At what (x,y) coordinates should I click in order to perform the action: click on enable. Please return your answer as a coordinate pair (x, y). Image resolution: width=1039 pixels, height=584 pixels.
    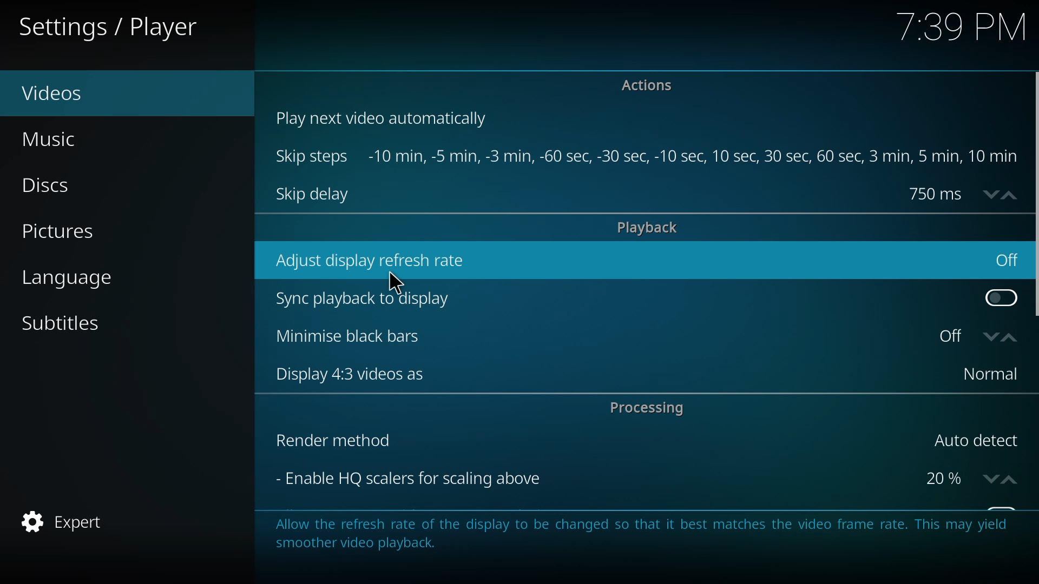
    Looking at the image, I should click on (998, 295).